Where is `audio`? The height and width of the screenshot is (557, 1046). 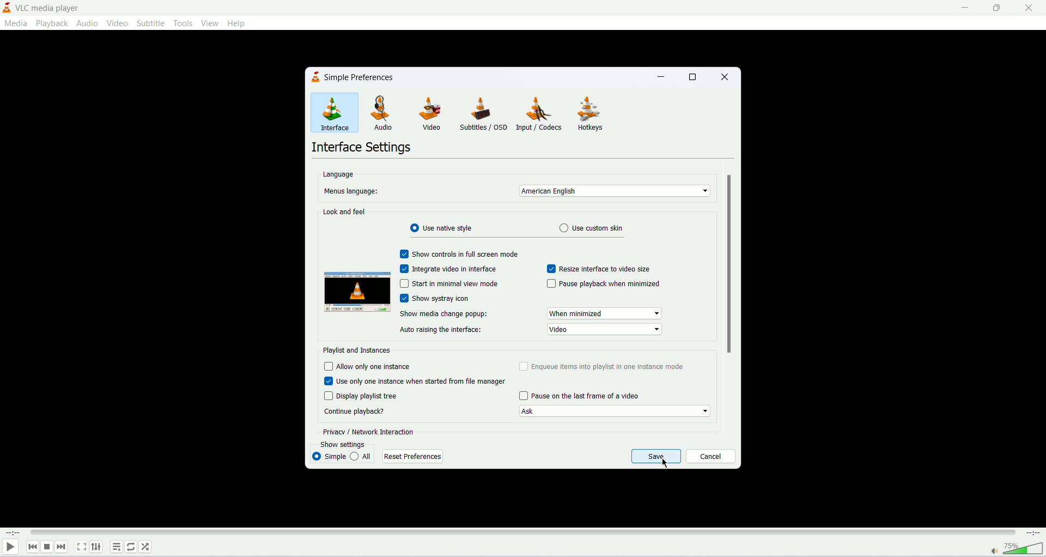 audio is located at coordinates (87, 23).